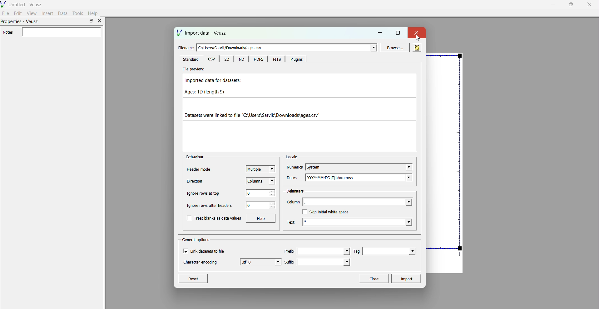 This screenshot has height=309, width=599. Describe the element at coordinates (358, 222) in the screenshot. I see `text field` at that location.